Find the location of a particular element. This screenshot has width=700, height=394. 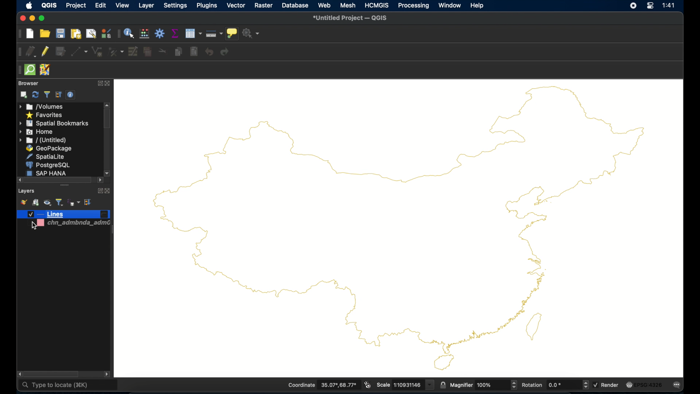

toggle editing is located at coordinates (44, 52).